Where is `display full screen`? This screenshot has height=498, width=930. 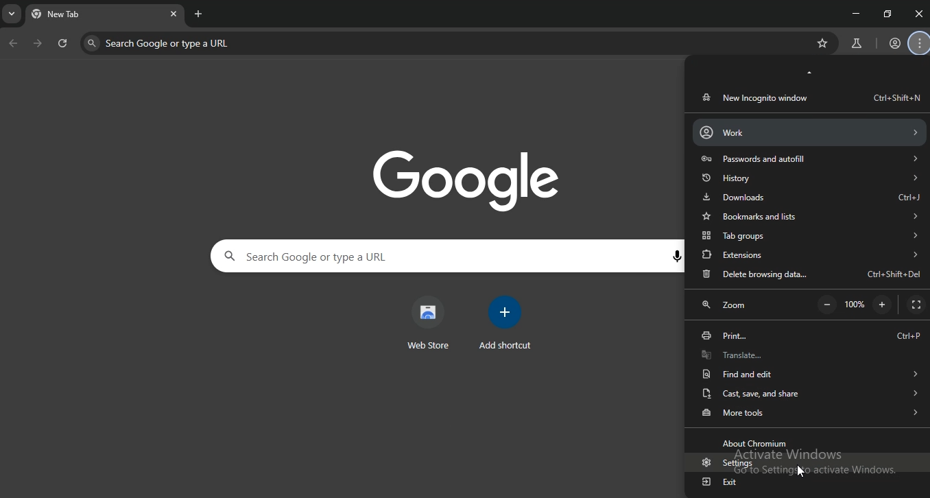 display full screen is located at coordinates (916, 305).